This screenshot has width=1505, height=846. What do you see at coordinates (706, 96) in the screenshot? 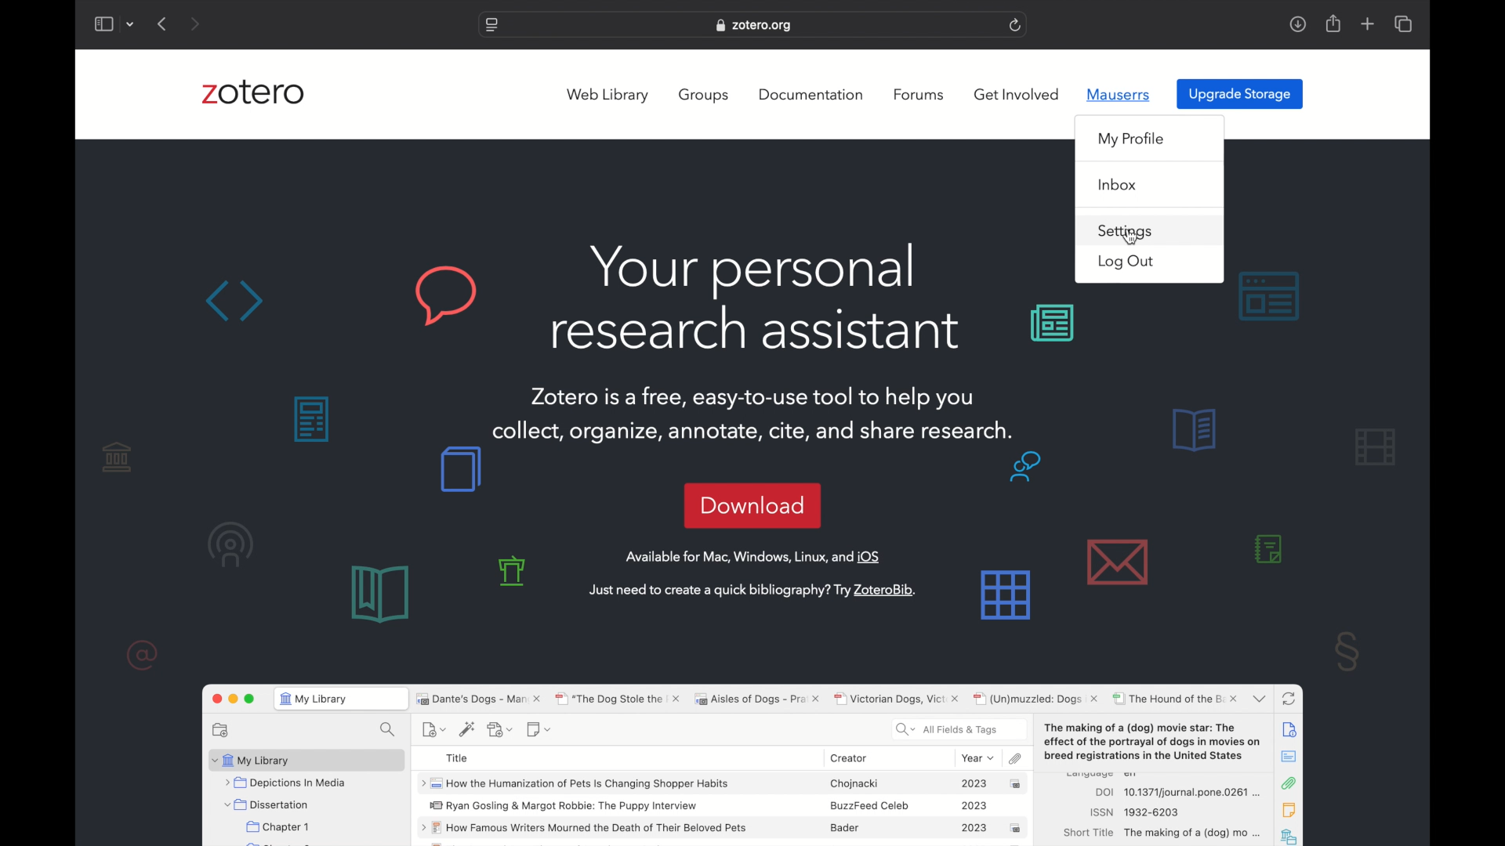
I see `groups` at bounding box center [706, 96].